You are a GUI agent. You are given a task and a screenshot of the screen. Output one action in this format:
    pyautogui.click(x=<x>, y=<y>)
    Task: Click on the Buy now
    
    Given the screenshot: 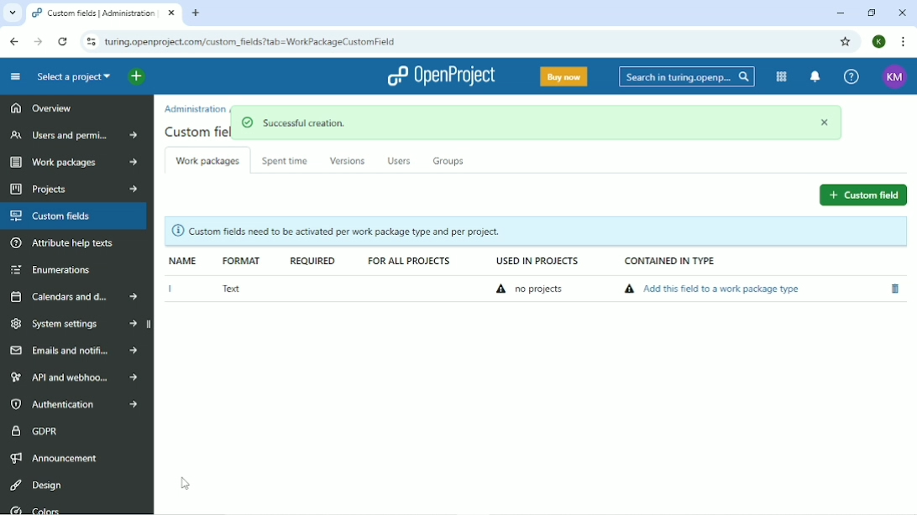 What is the action you would take?
    pyautogui.click(x=563, y=75)
    